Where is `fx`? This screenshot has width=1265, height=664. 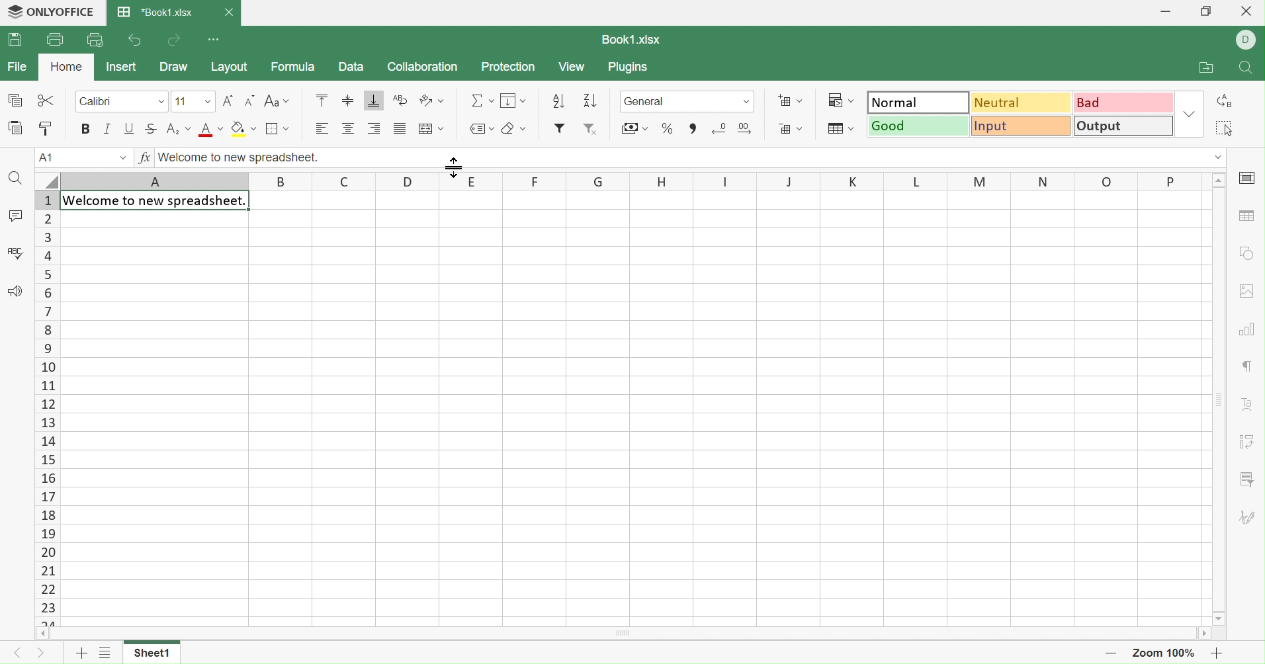
fx is located at coordinates (143, 157).